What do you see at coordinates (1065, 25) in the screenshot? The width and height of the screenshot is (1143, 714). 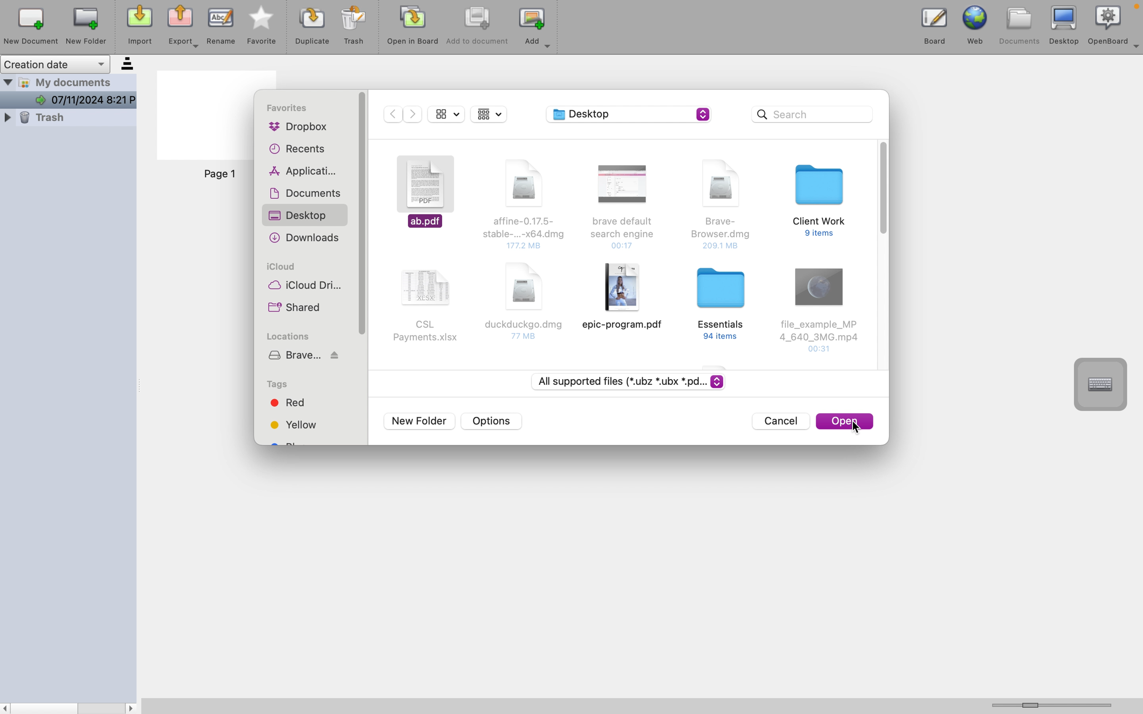 I see `desktop` at bounding box center [1065, 25].